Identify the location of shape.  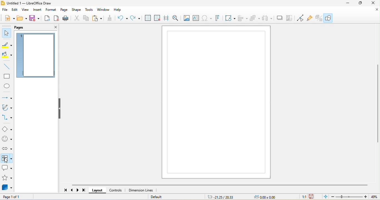
(77, 10).